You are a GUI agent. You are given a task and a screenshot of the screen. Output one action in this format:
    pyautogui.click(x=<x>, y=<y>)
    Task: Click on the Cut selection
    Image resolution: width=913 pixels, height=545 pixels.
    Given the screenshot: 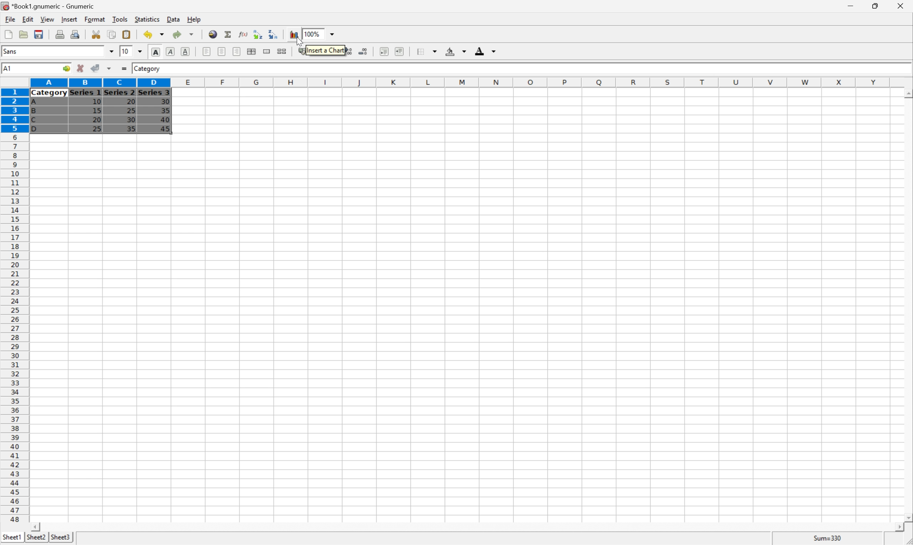 What is the action you would take?
    pyautogui.click(x=97, y=35)
    